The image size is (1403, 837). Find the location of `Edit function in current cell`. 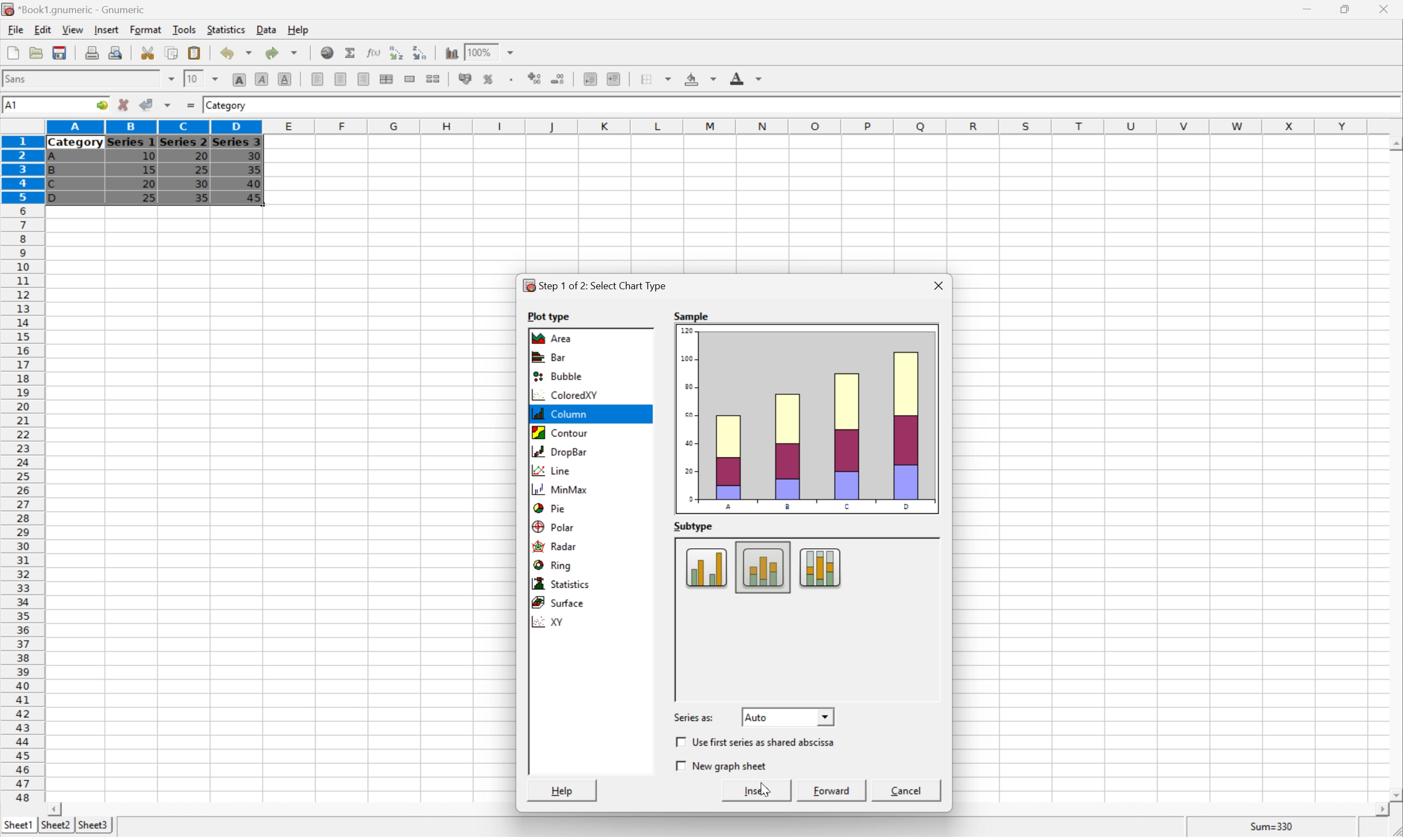

Edit function in current cell is located at coordinates (375, 52).